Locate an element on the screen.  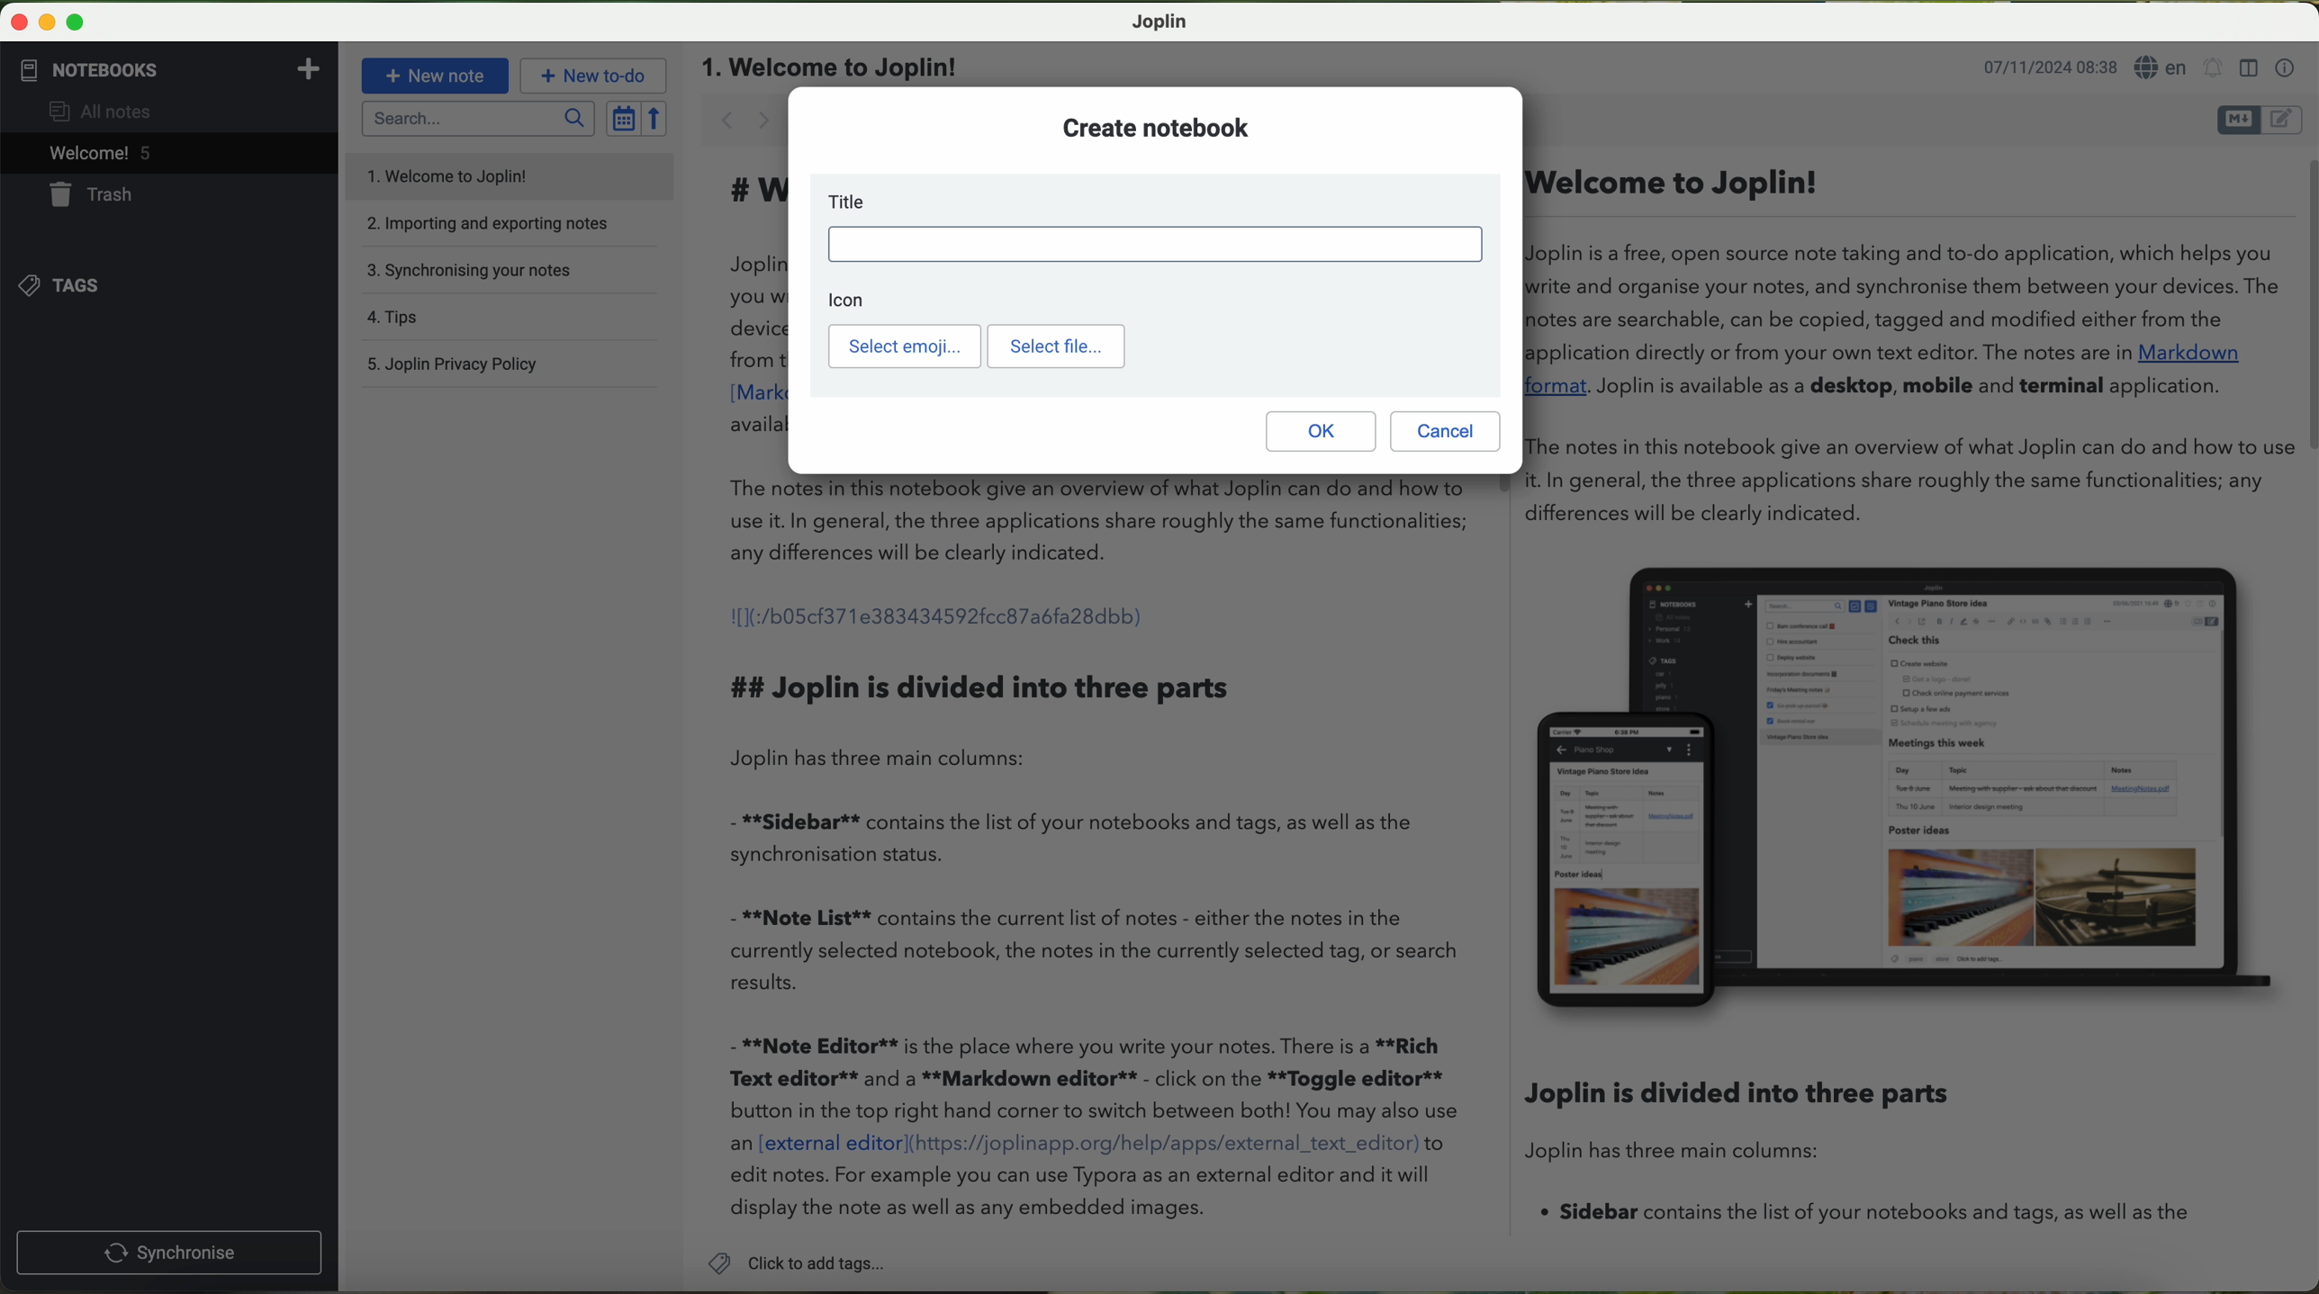
pointer on the notebooks button is located at coordinates (120, 70).